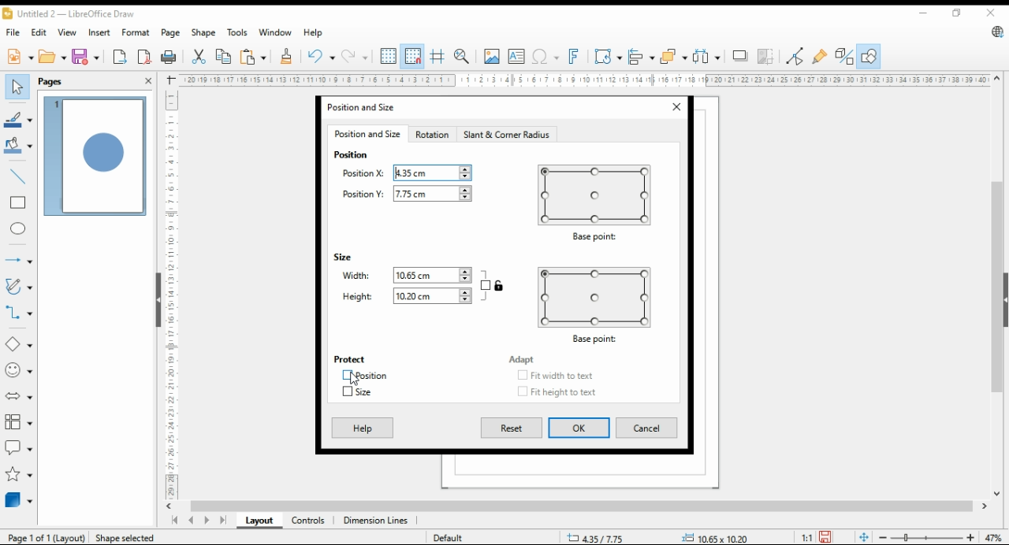  I want to click on 0.00x0.00, so click(713, 538).